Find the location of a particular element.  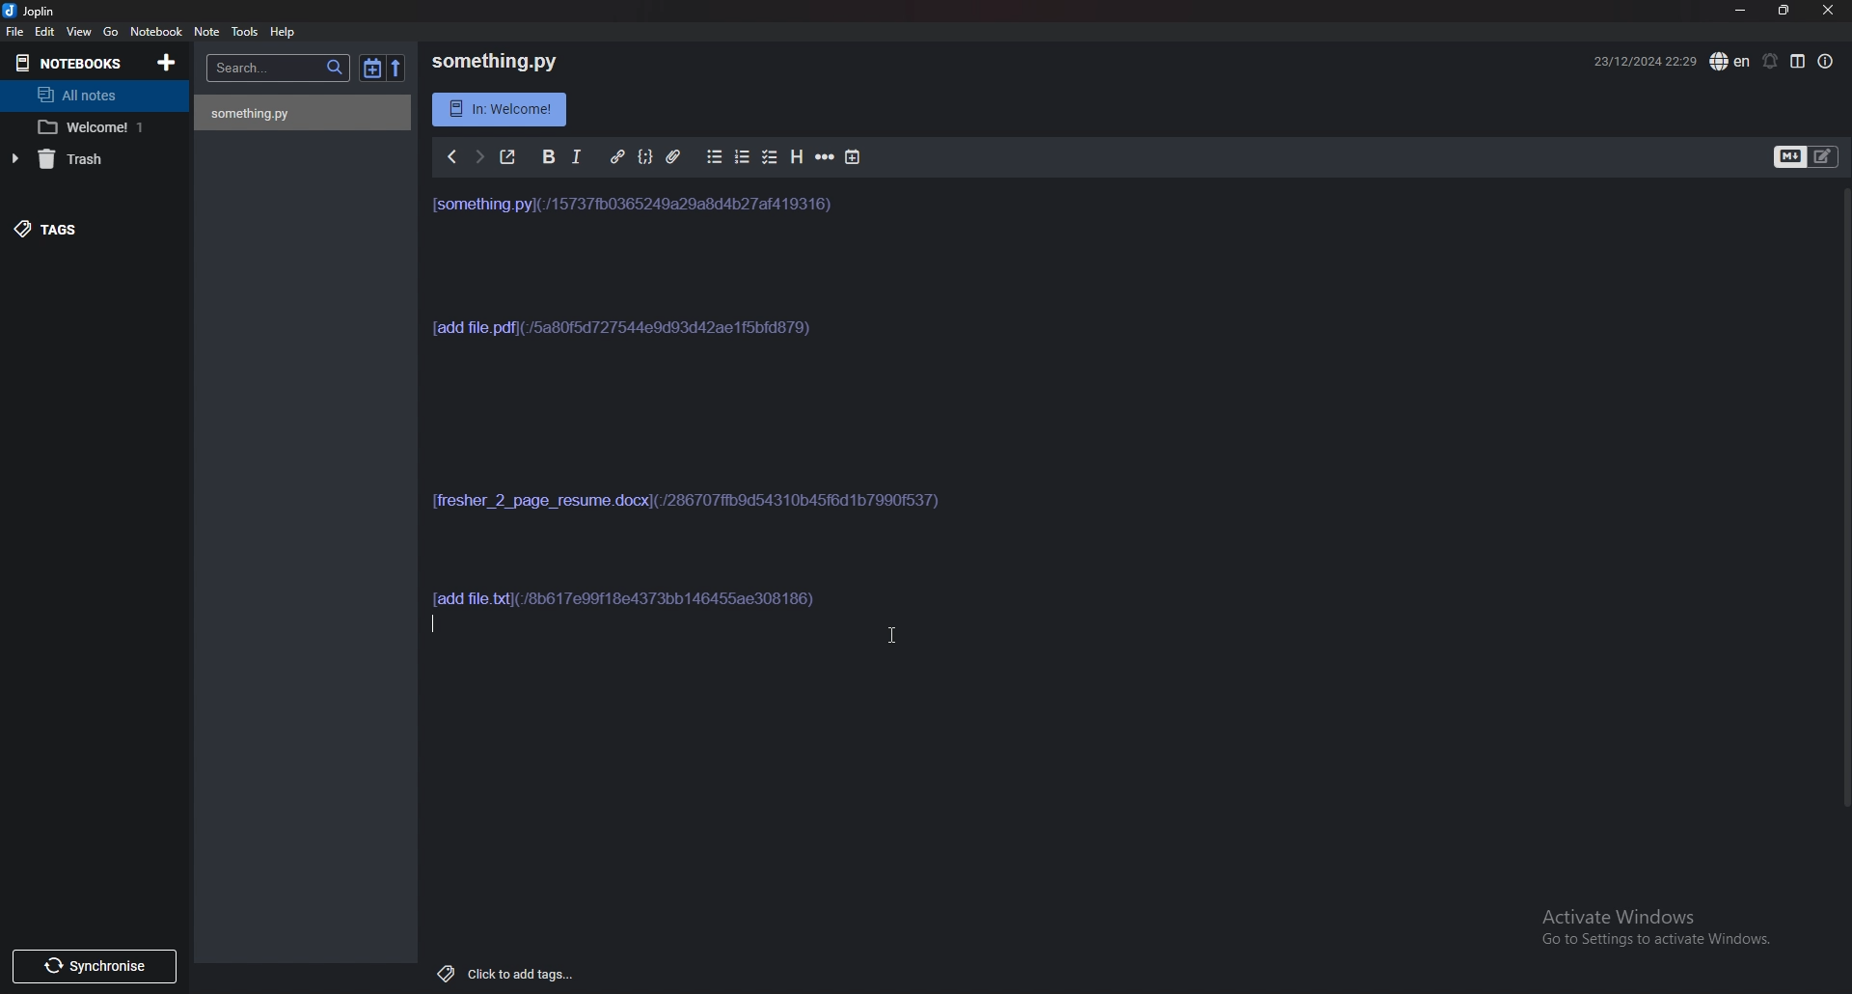

Language is located at coordinates (1729, 61).